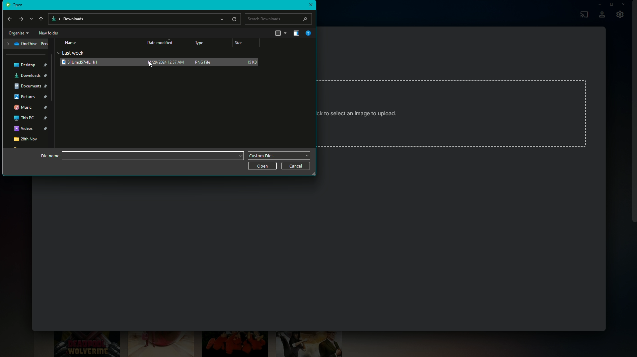 The image size is (637, 357). Describe the element at coordinates (30, 108) in the screenshot. I see `Music` at that location.